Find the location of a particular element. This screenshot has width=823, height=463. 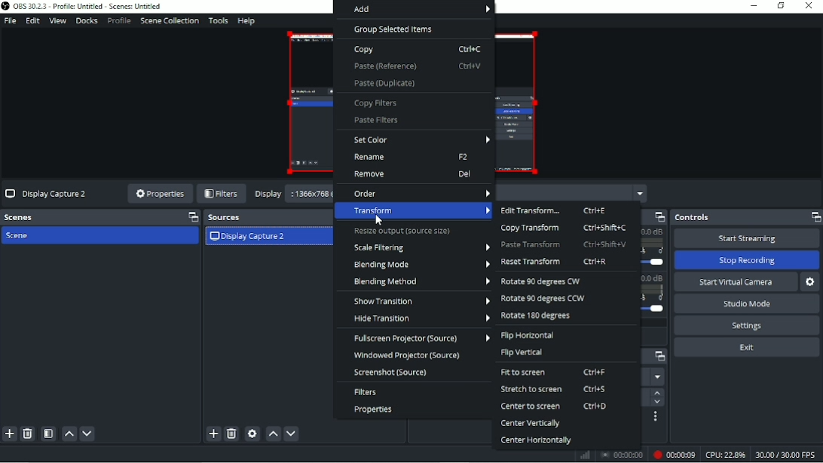

Stop recording is located at coordinates (746, 260).